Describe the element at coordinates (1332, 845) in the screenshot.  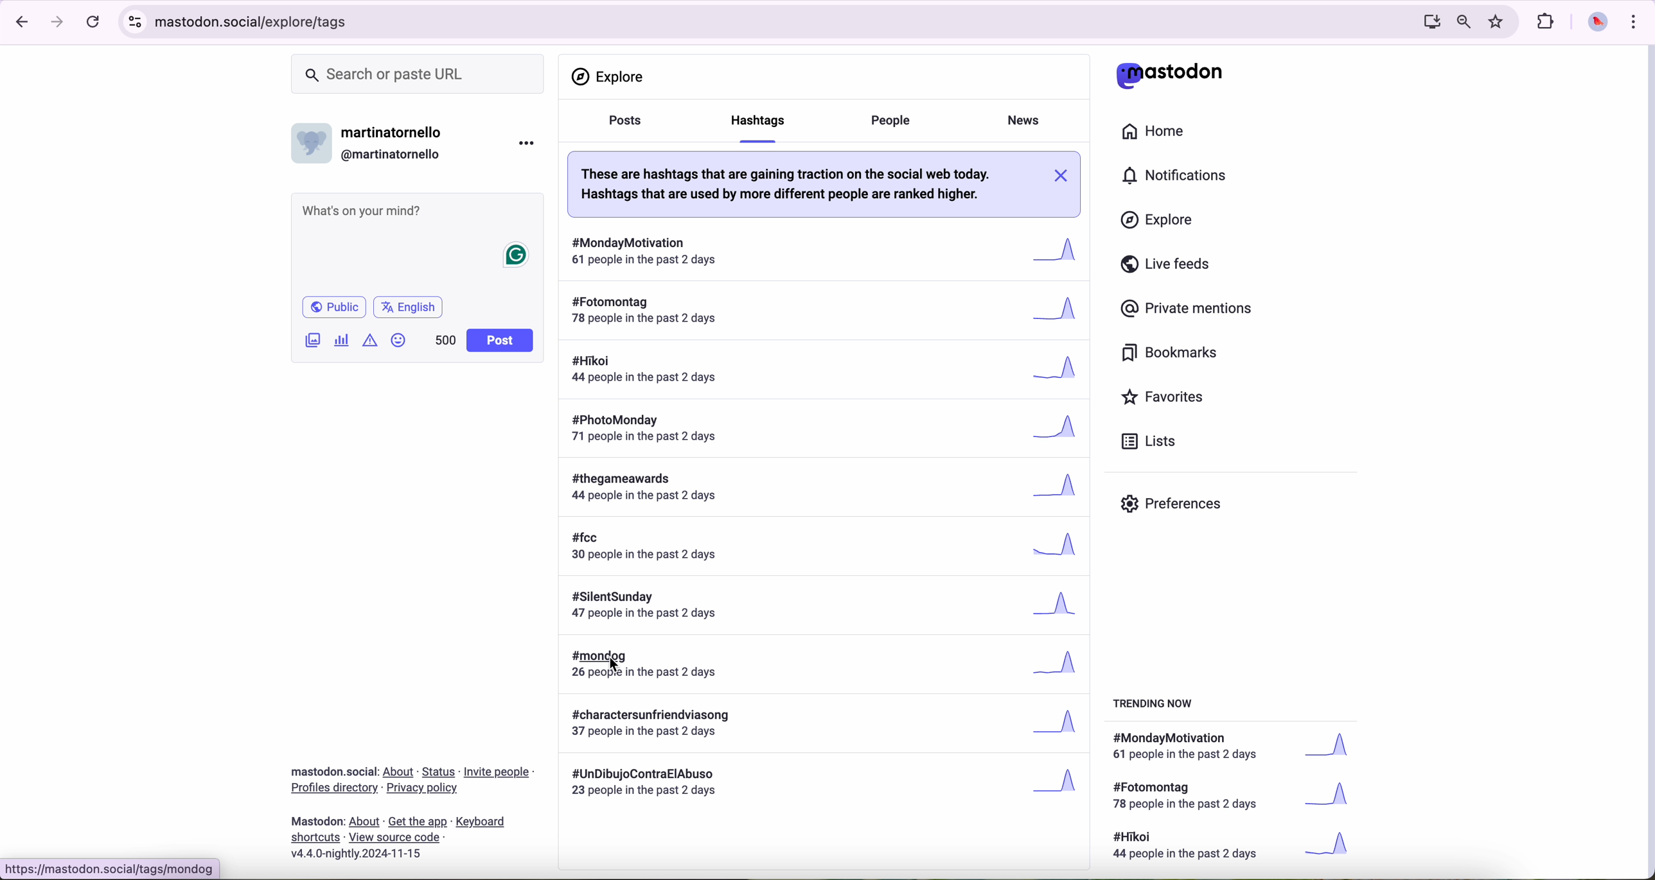
I see `graph` at that location.